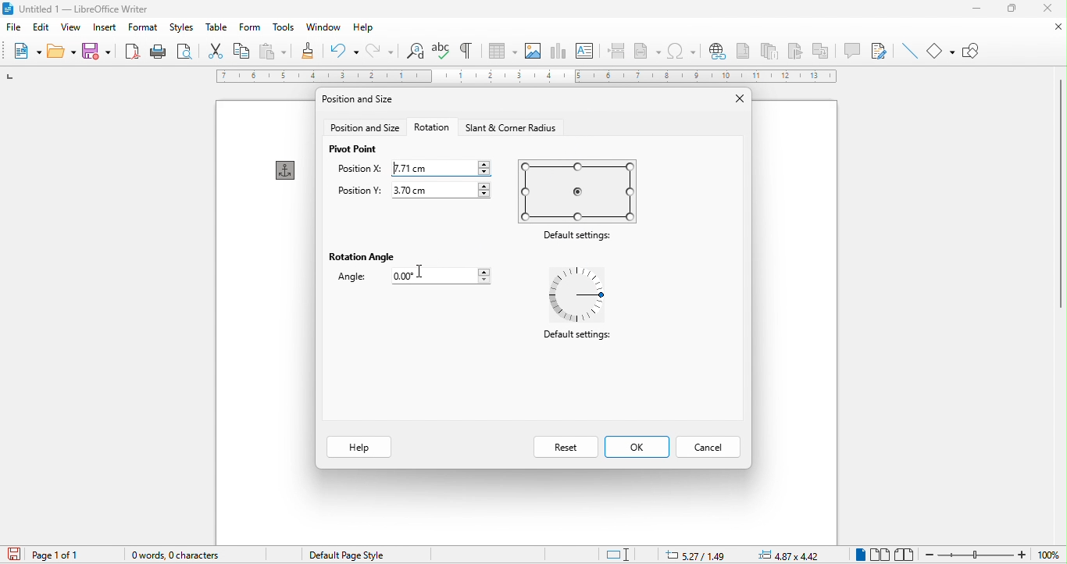  What do you see at coordinates (683, 52) in the screenshot?
I see `special character` at bounding box center [683, 52].